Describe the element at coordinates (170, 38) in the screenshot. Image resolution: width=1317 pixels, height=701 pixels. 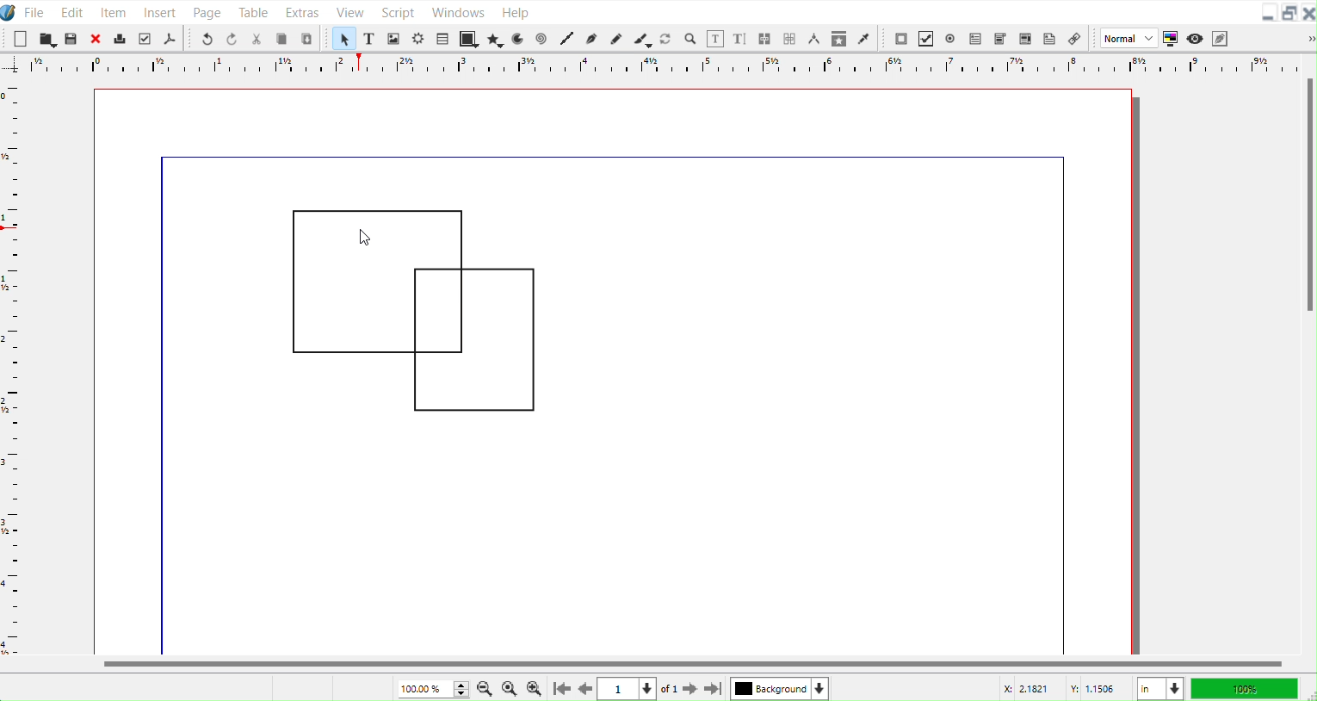
I see `Save as PDF` at that location.